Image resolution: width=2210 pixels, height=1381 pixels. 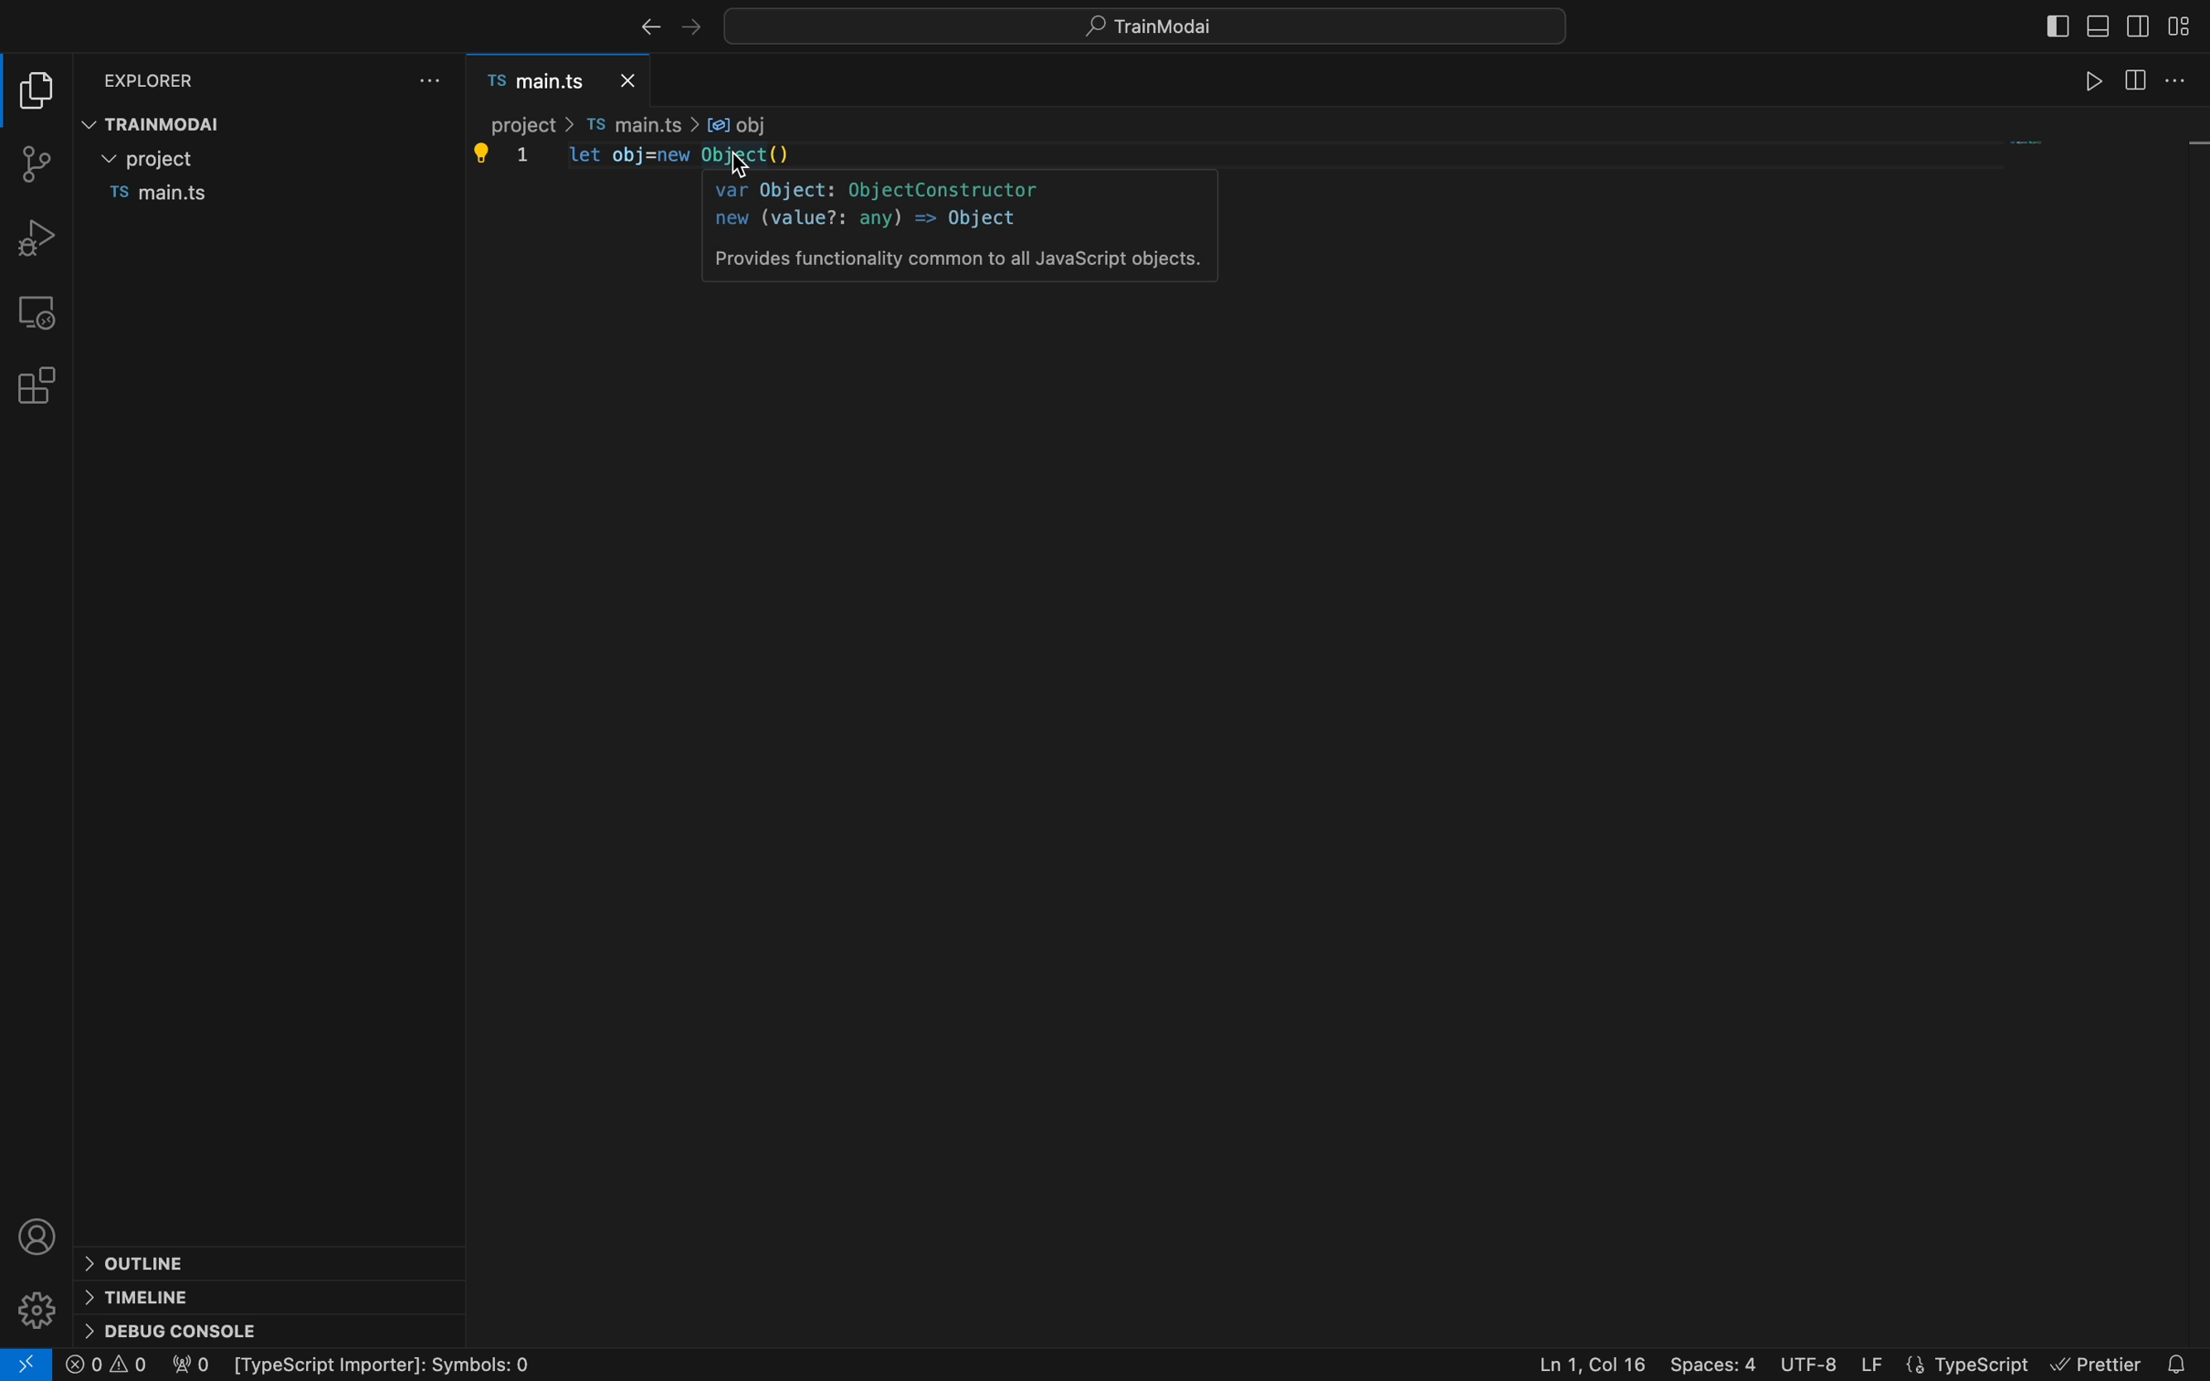 What do you see at coordinates (2183, 79) in the screenshot?
I see `code runner` at bounding box center [2183, 79].